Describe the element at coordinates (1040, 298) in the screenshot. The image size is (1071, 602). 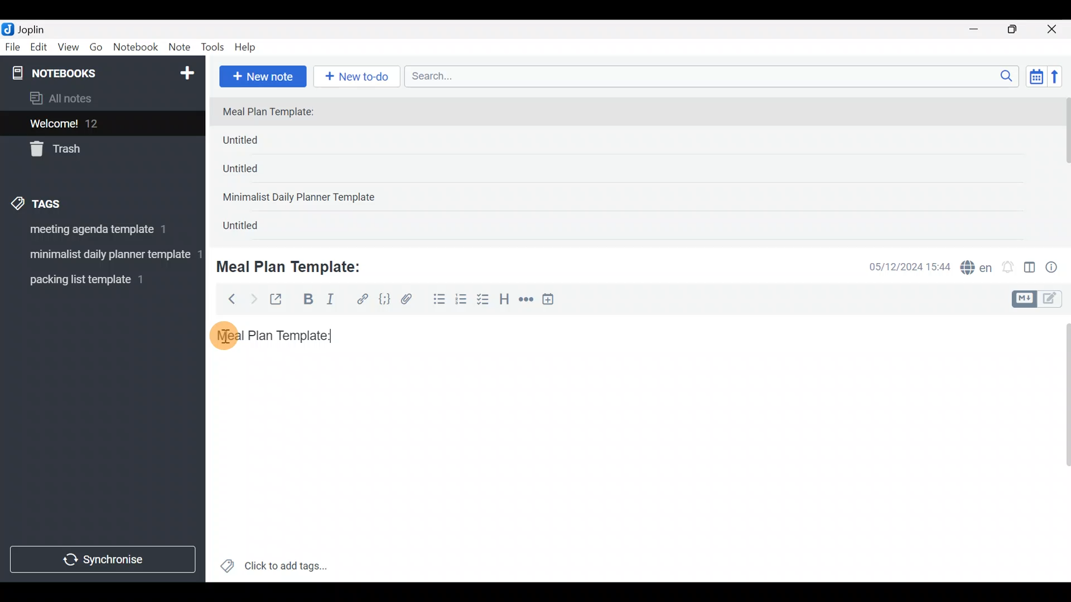
I see `Toggle editors` at that location.